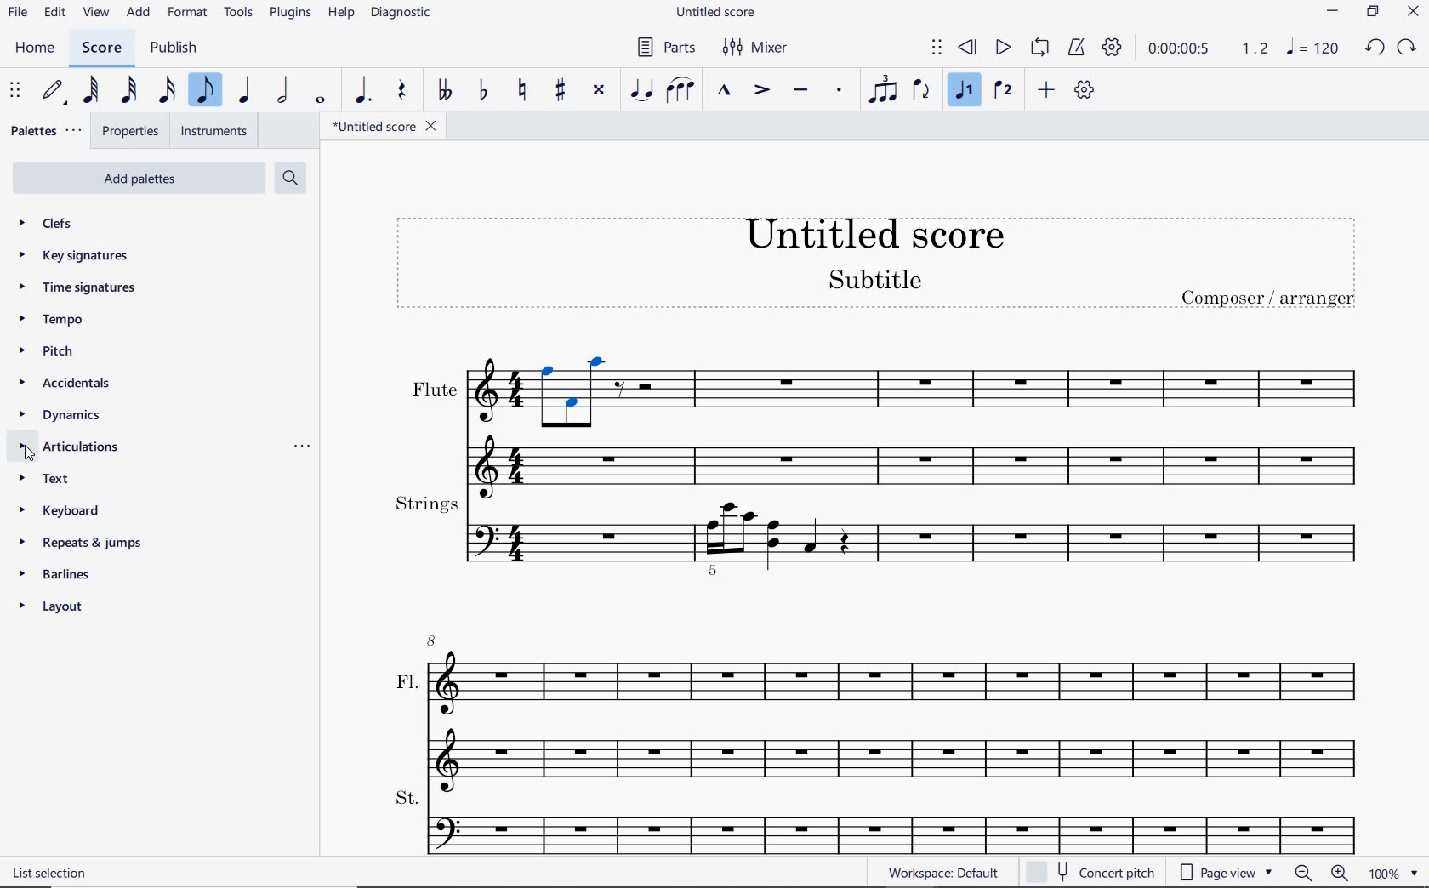 The height and width of the screenshot is (888, 1429). Describe the element at coordinates (215, 131) in the screenshot. I see `INSTRUMENTS` at that location.